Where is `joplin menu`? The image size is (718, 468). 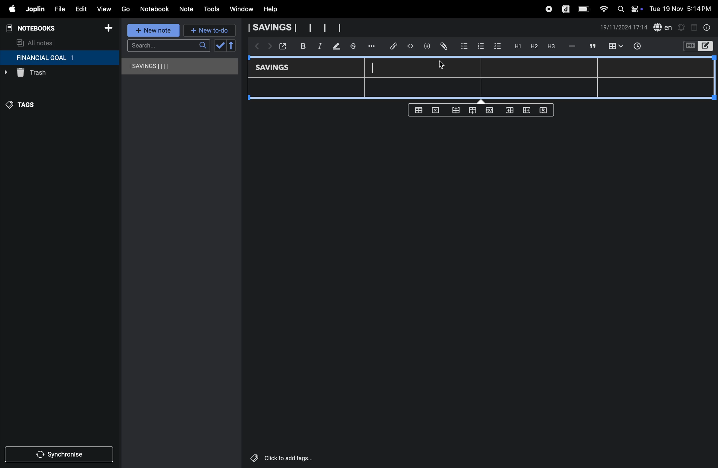
joplin menu is located at coordinates (34, 9).